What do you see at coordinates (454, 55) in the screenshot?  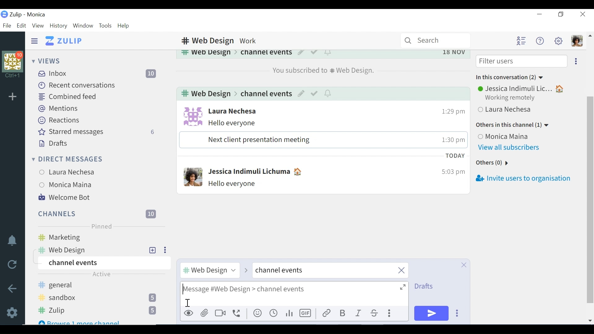 I see `Date` at bounding box center [454, 55].